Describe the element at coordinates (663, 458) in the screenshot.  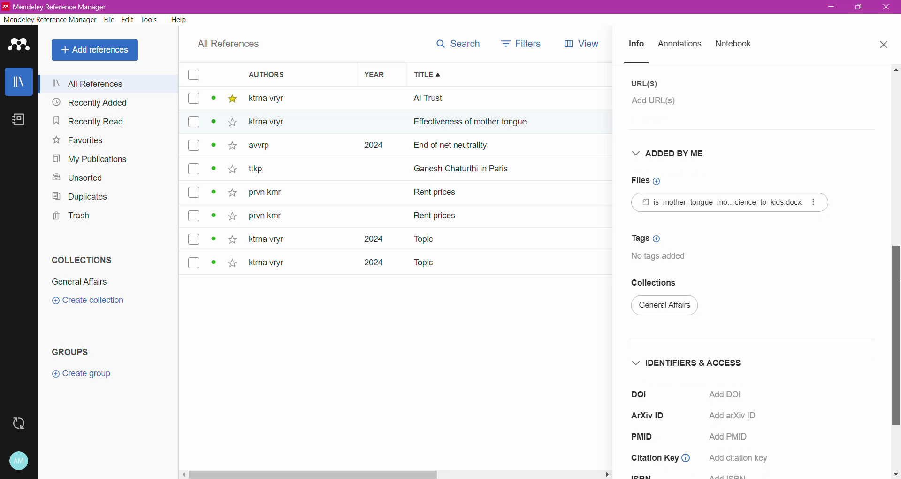
I see `Citation Key` at that location.